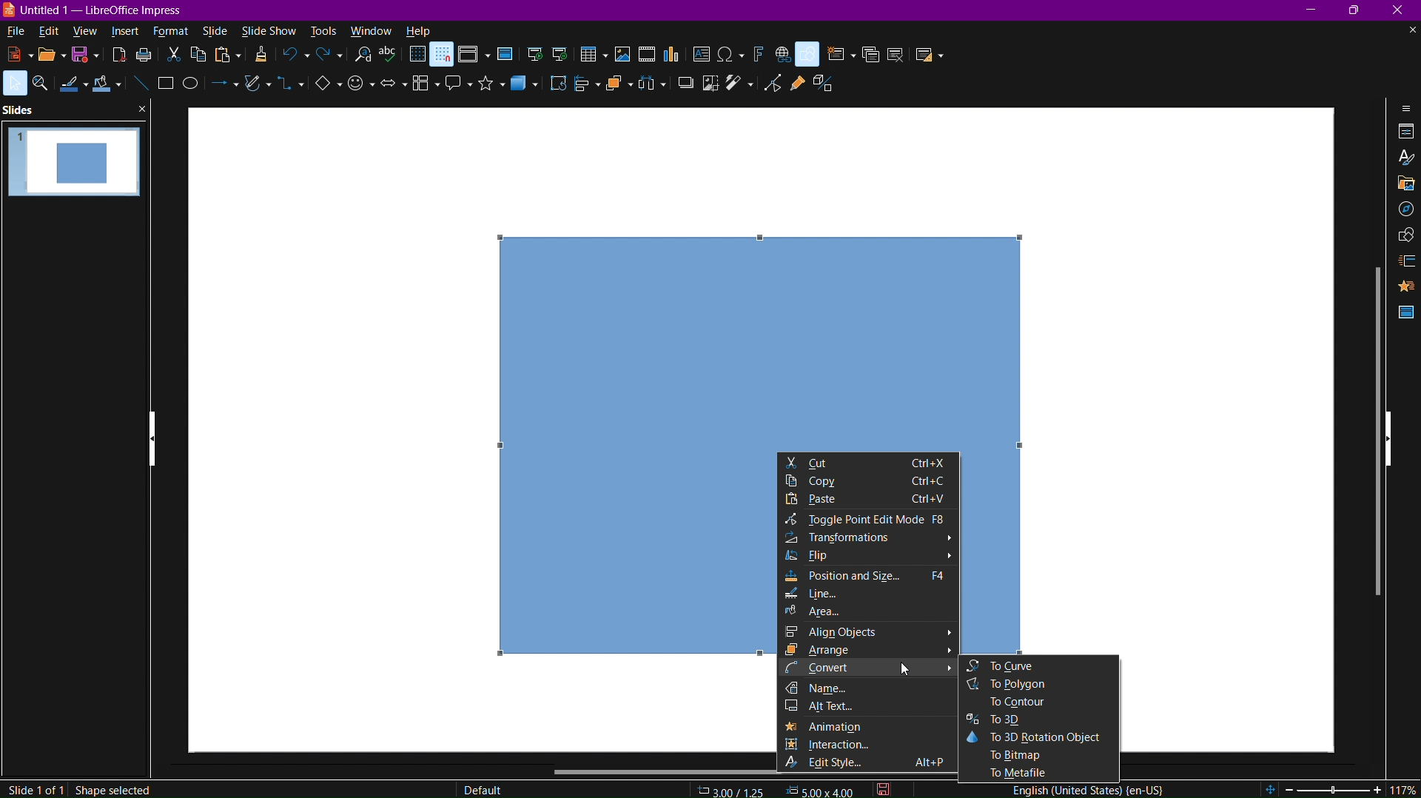  Describe the element at coordinates (1405, 133) in the screenshot. I see `Properties` at that location.